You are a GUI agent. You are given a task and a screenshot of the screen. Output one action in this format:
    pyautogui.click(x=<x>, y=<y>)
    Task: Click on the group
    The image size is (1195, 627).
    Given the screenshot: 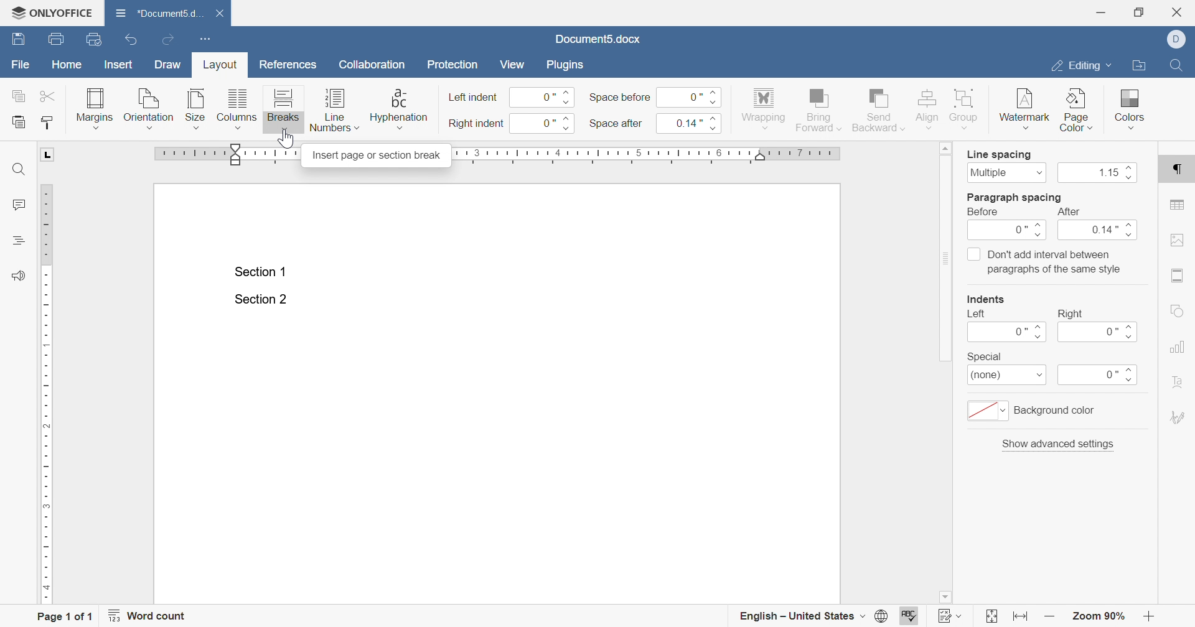 What is the action you would take?
    pyautogui.click(x=967, y=109)
    